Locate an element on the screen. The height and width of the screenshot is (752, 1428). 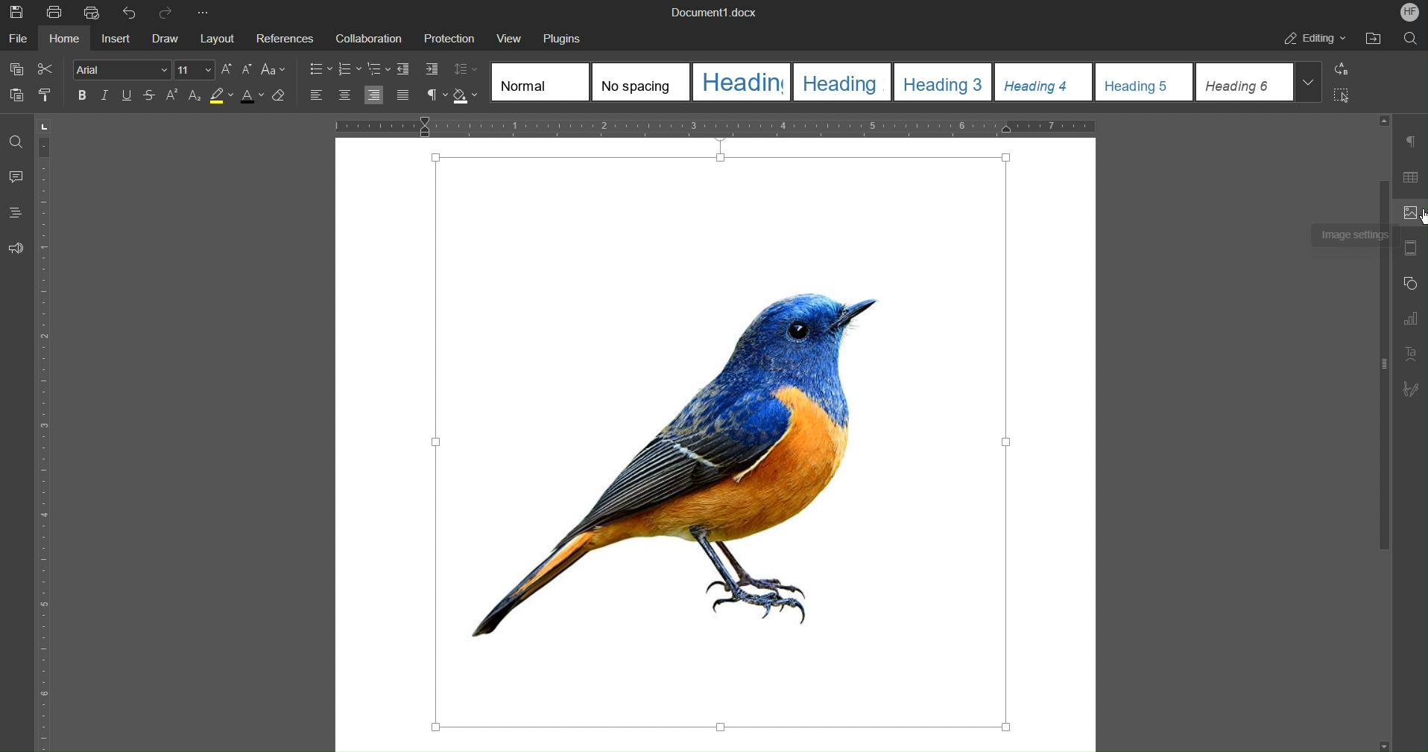
Image Selected is located at coordinates (724, 444).